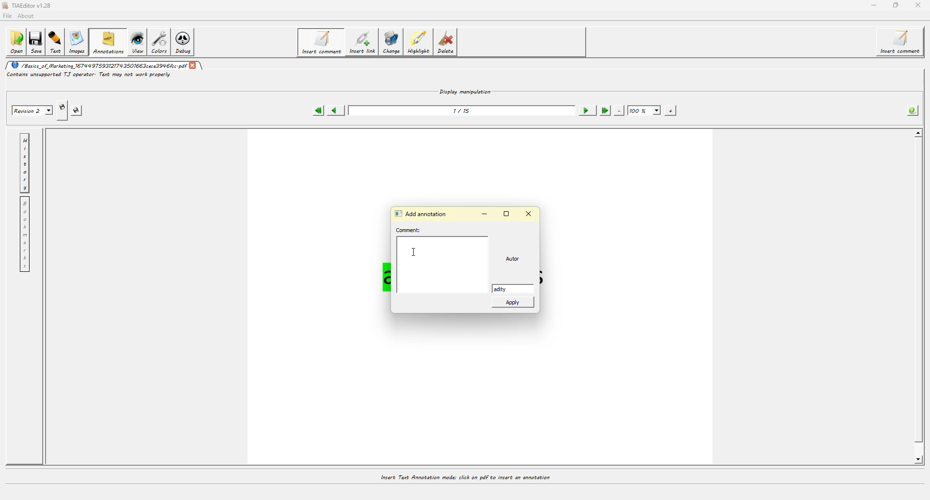  Describe the element at coordinates (423, 213) in the screenshot. I see `add annotation` at that location.